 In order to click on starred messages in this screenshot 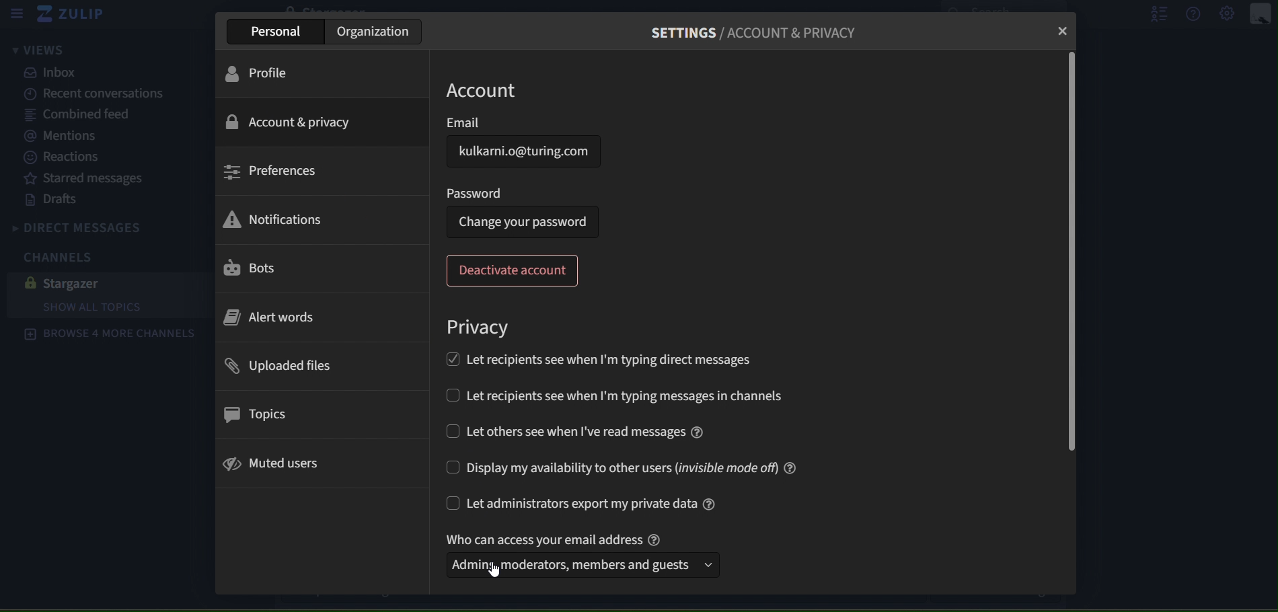, I will do `click(83, 177)`.